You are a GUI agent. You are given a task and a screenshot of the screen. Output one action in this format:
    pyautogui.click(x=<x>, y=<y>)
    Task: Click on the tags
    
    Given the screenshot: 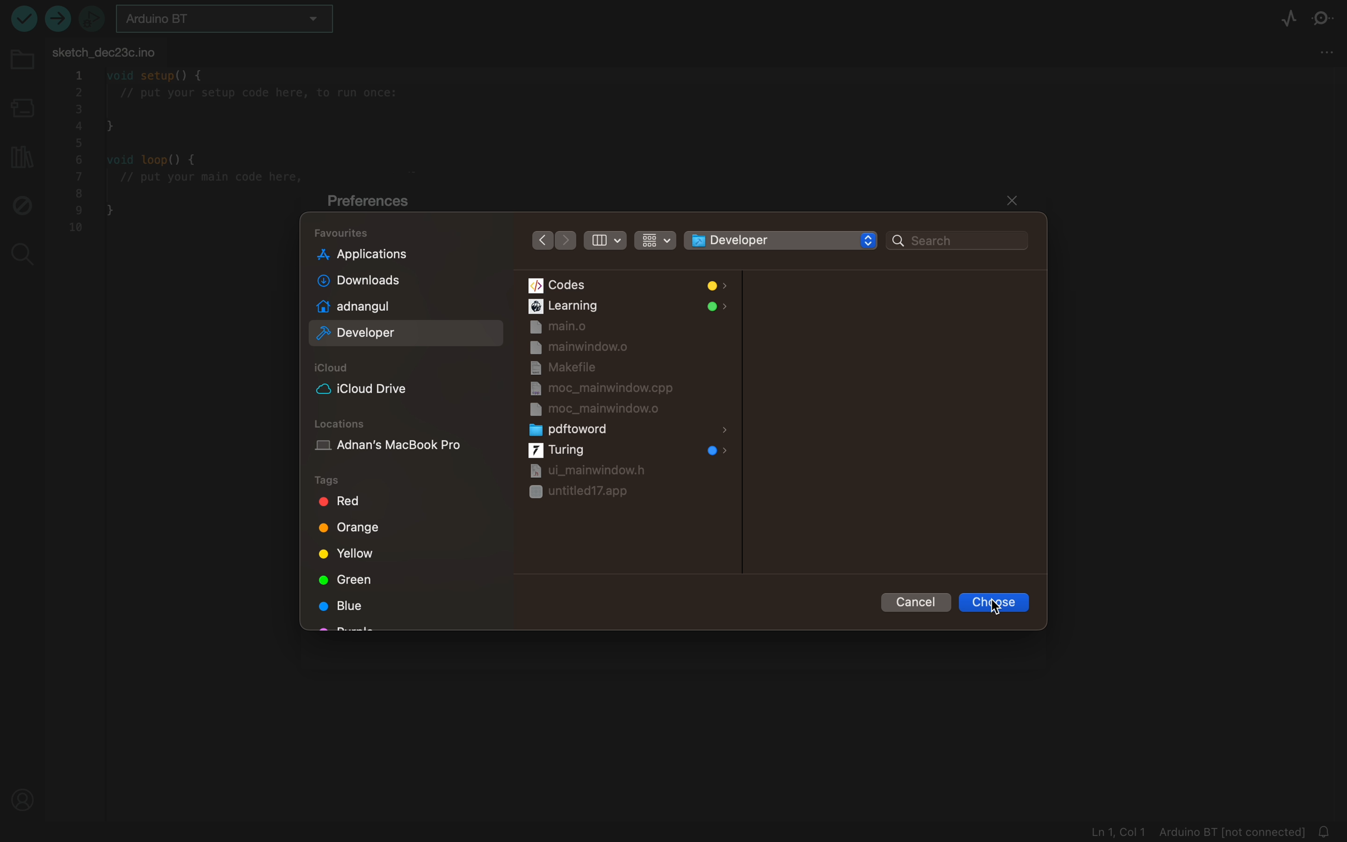 What is the action you would take?
    pyautogui.click(x=386, y=482)
    